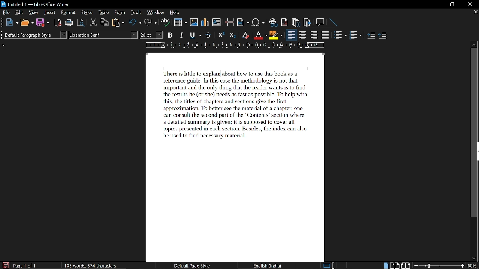 The image size is (479, 269). What do you see at coordinates (25, 266) in the screenshot?
I see `page 1 of 1` at bounding box center [25, 266].